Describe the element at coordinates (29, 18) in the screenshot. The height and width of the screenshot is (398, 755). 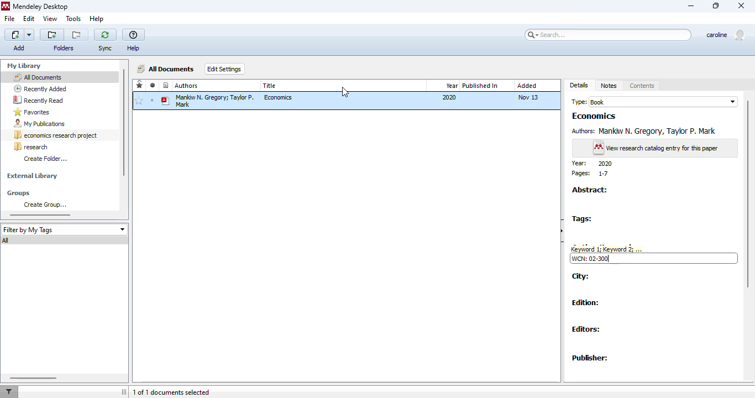
I see `edit` at that location.